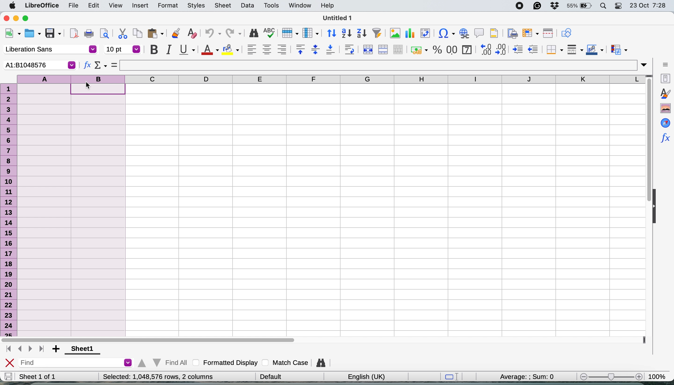 Image resolution: width=674 pixels, height=385 pixels. Describe the element at coordinates (195, 5) in the screenshot. I see `styles` at that location.